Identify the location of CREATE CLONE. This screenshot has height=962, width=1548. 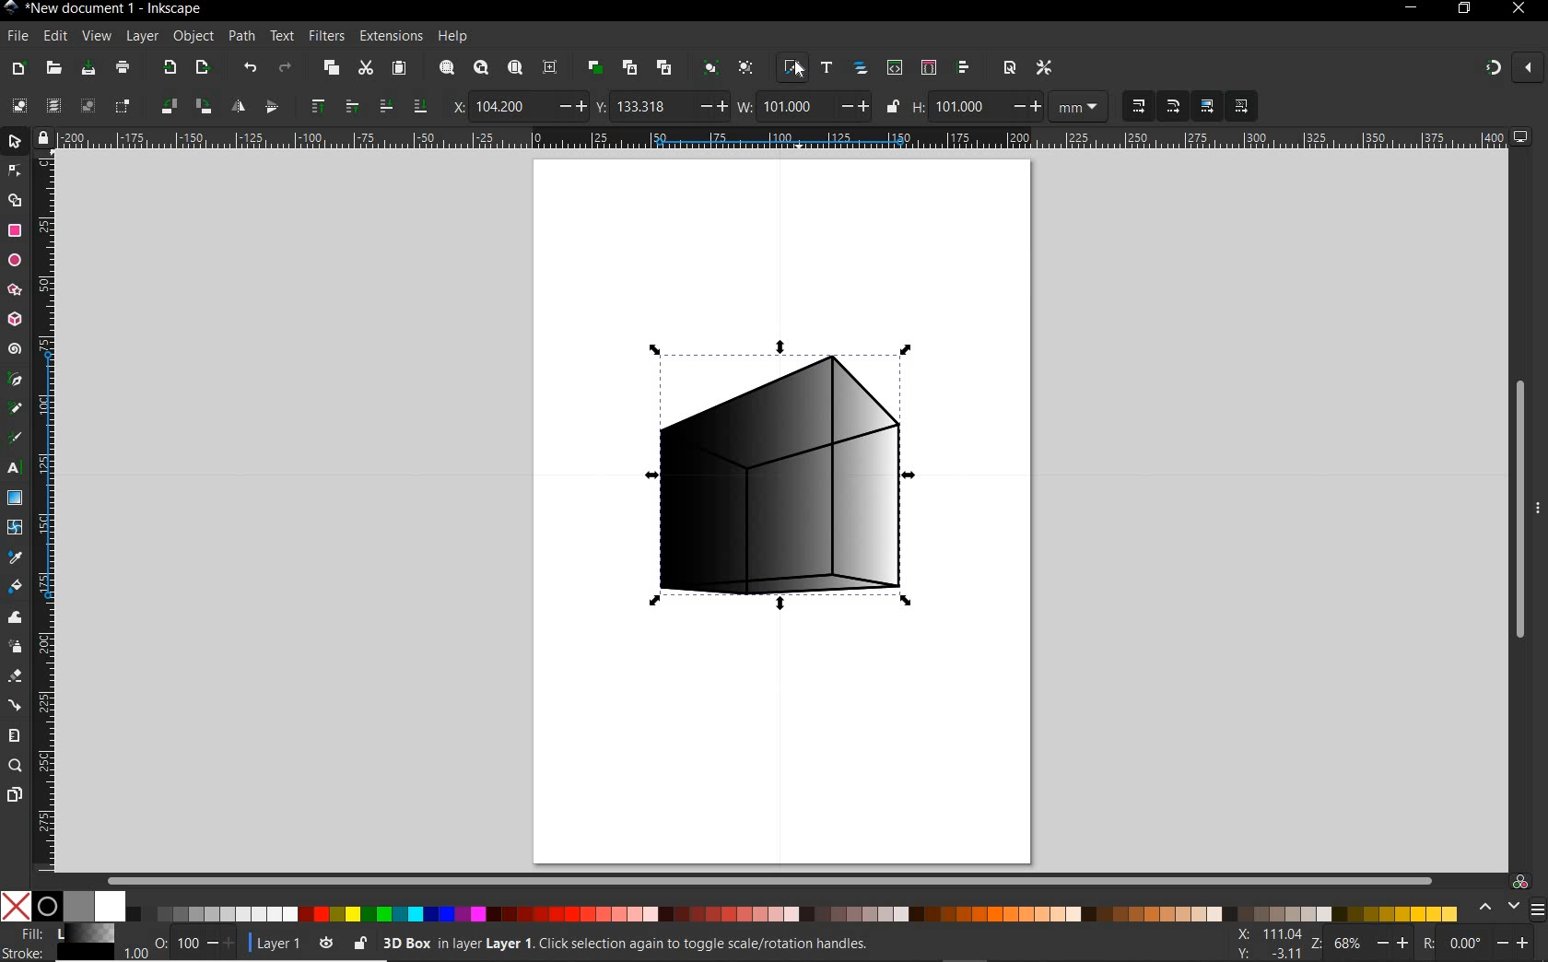
(630, 66).